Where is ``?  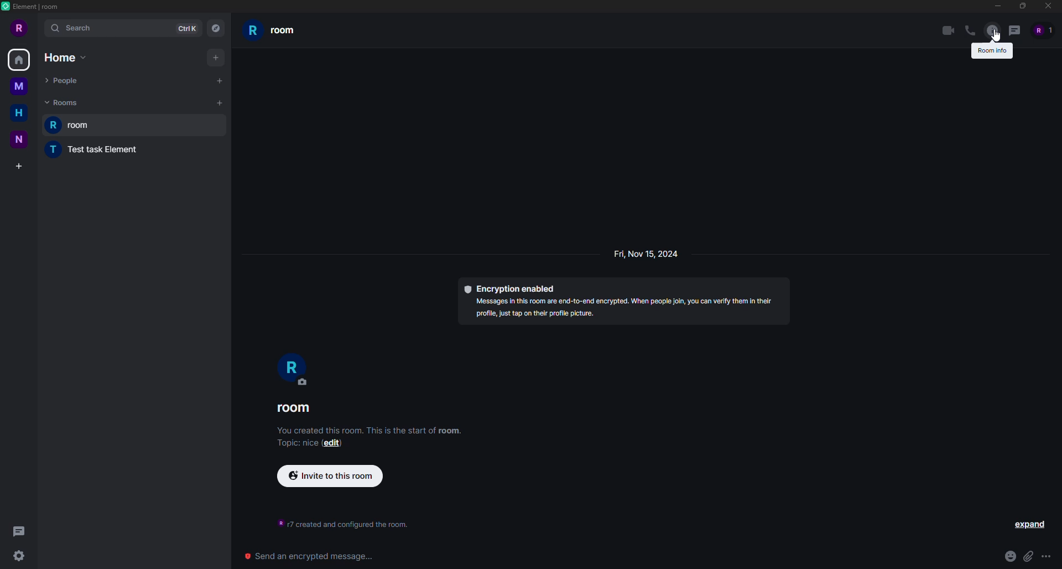
 is located at coordinates (341, 152).